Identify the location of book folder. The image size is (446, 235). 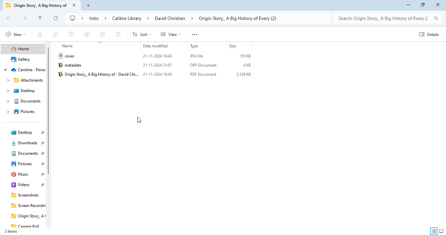
(36, 5).